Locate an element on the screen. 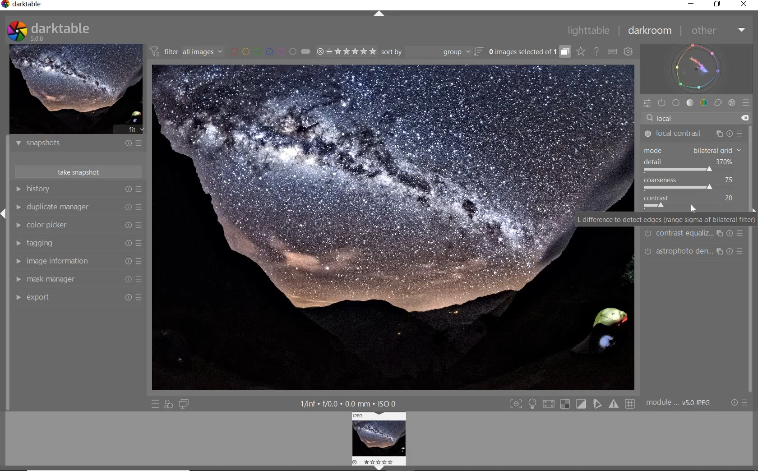 This screenshot has height=471, width=758. L difference to detect edges (range sigma of bilateral filter) is located at coordinates (666, 218).